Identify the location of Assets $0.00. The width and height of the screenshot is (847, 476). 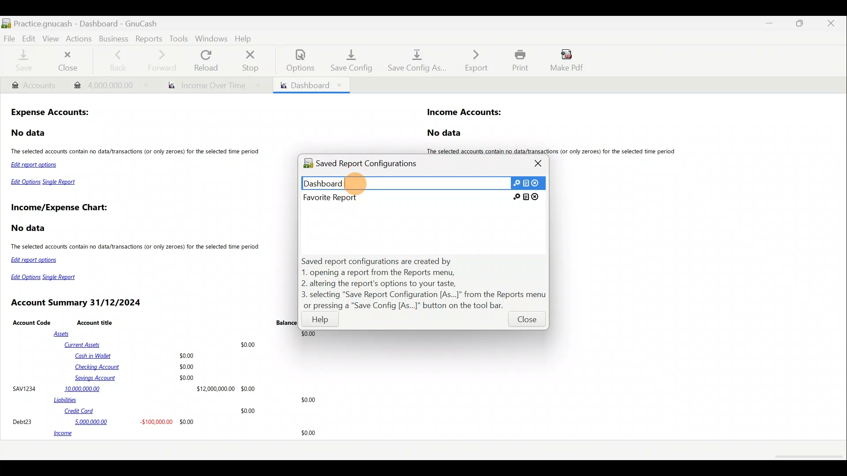
(187, 334).